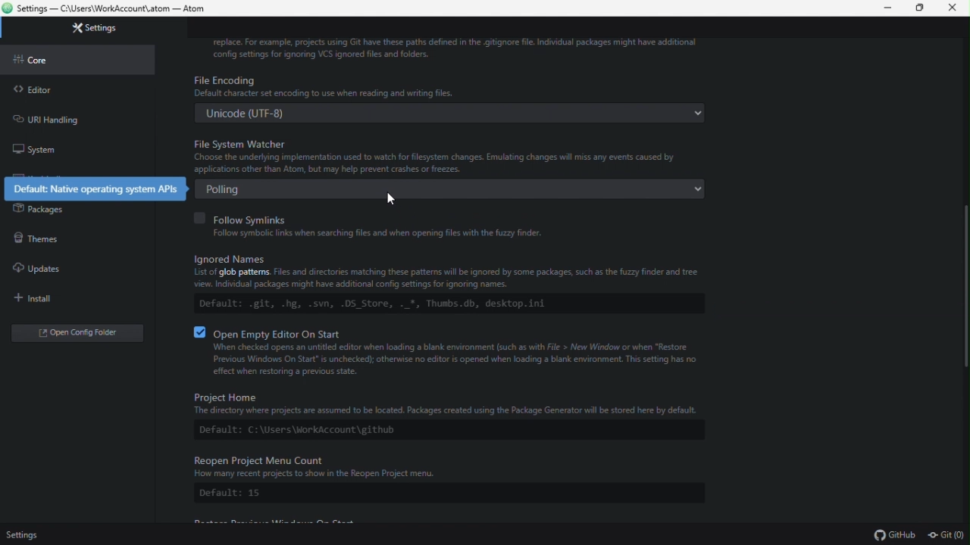 The width and height of the screenshot is (970, 545). Describe the element at coordinates (118, 9) in the screenshot. I see `Settings - C:/Users/WorkAccount\atom - Atom` at that location.